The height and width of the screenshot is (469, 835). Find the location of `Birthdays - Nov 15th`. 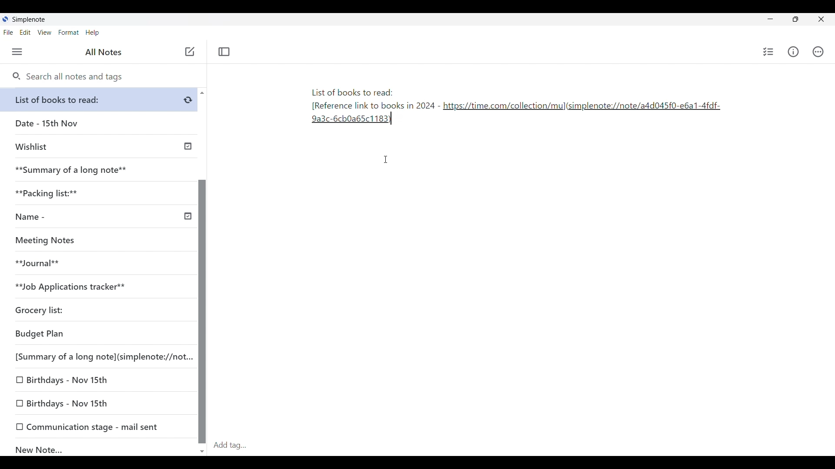

Birthdays - Nov 15th is located at coordinates (100, 404).